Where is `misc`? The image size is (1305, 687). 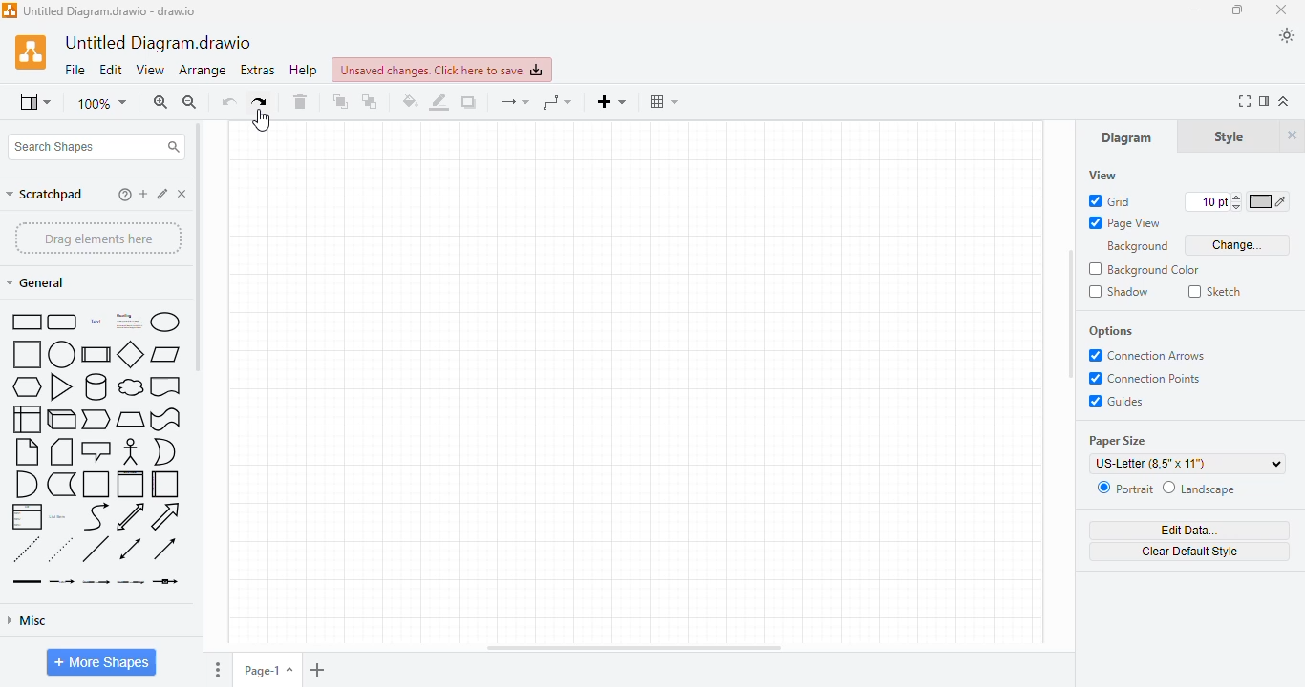
misc is located at coordinates (27, 620).